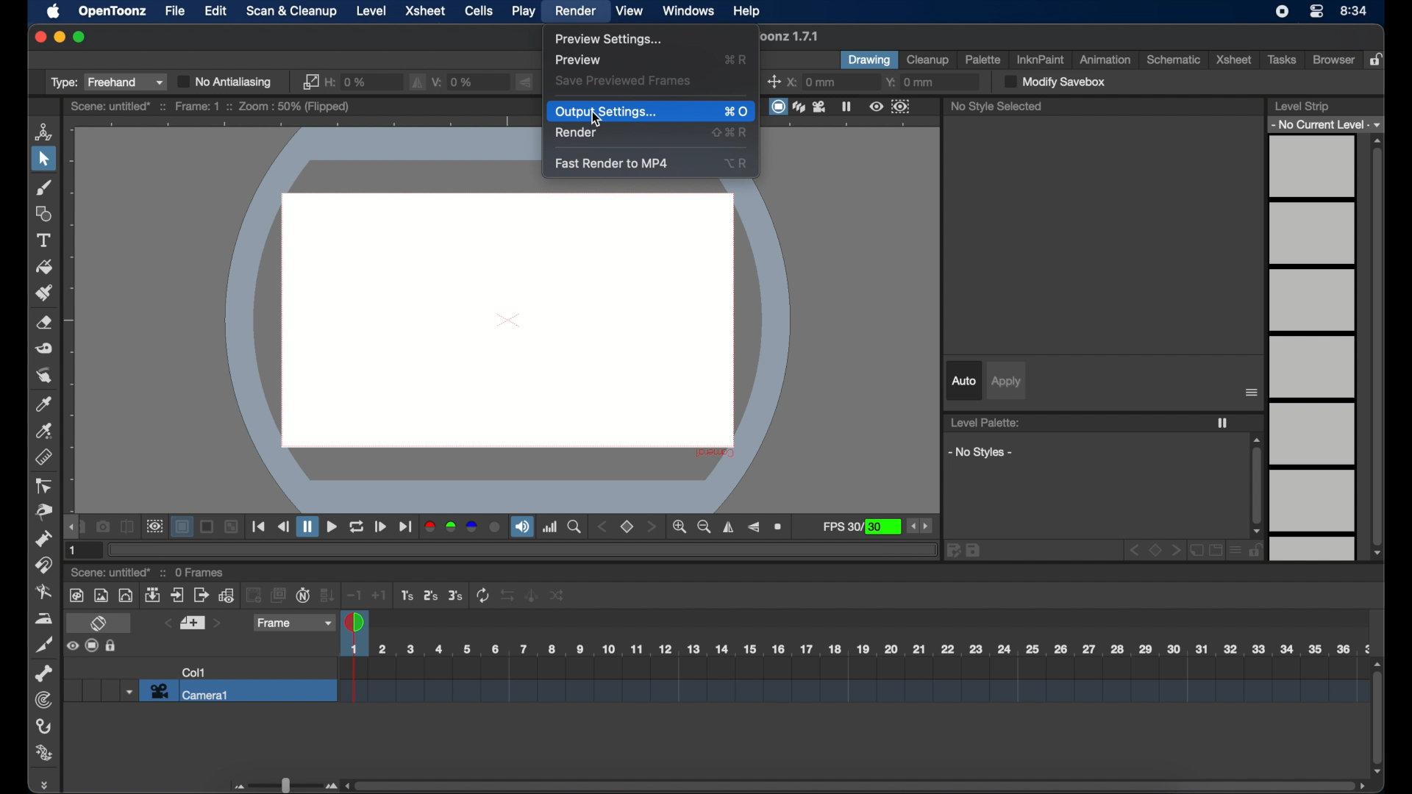  I want to click on , so click(76, 595).